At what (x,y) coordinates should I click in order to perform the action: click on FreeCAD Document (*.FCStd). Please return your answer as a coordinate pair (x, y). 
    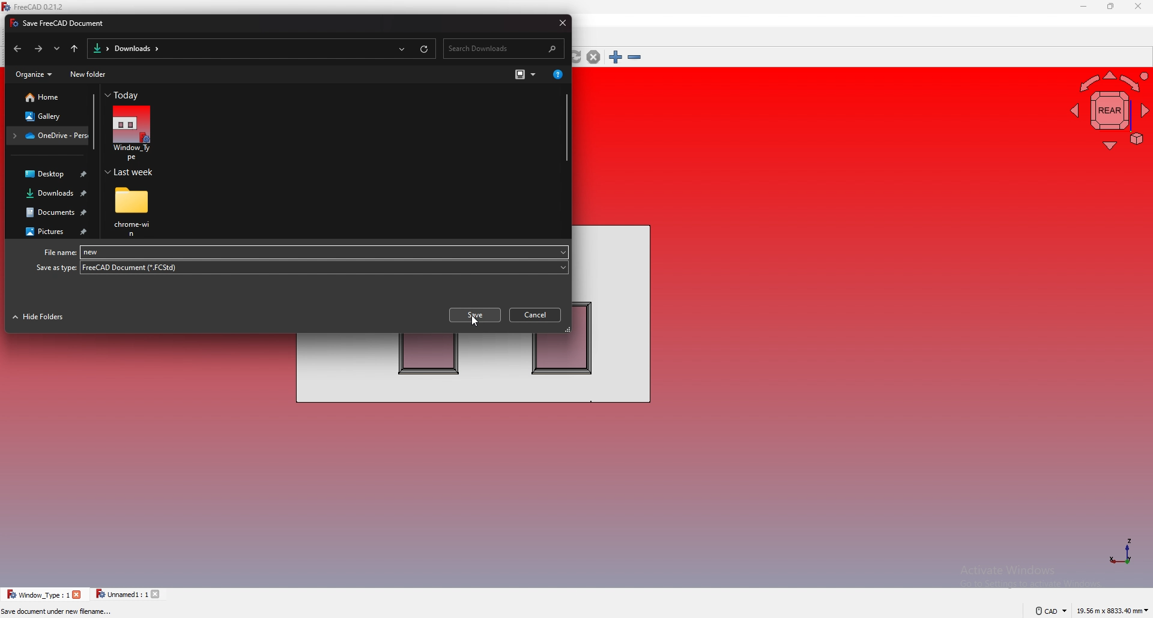
    Looking at the image, I should click on (324, 268).